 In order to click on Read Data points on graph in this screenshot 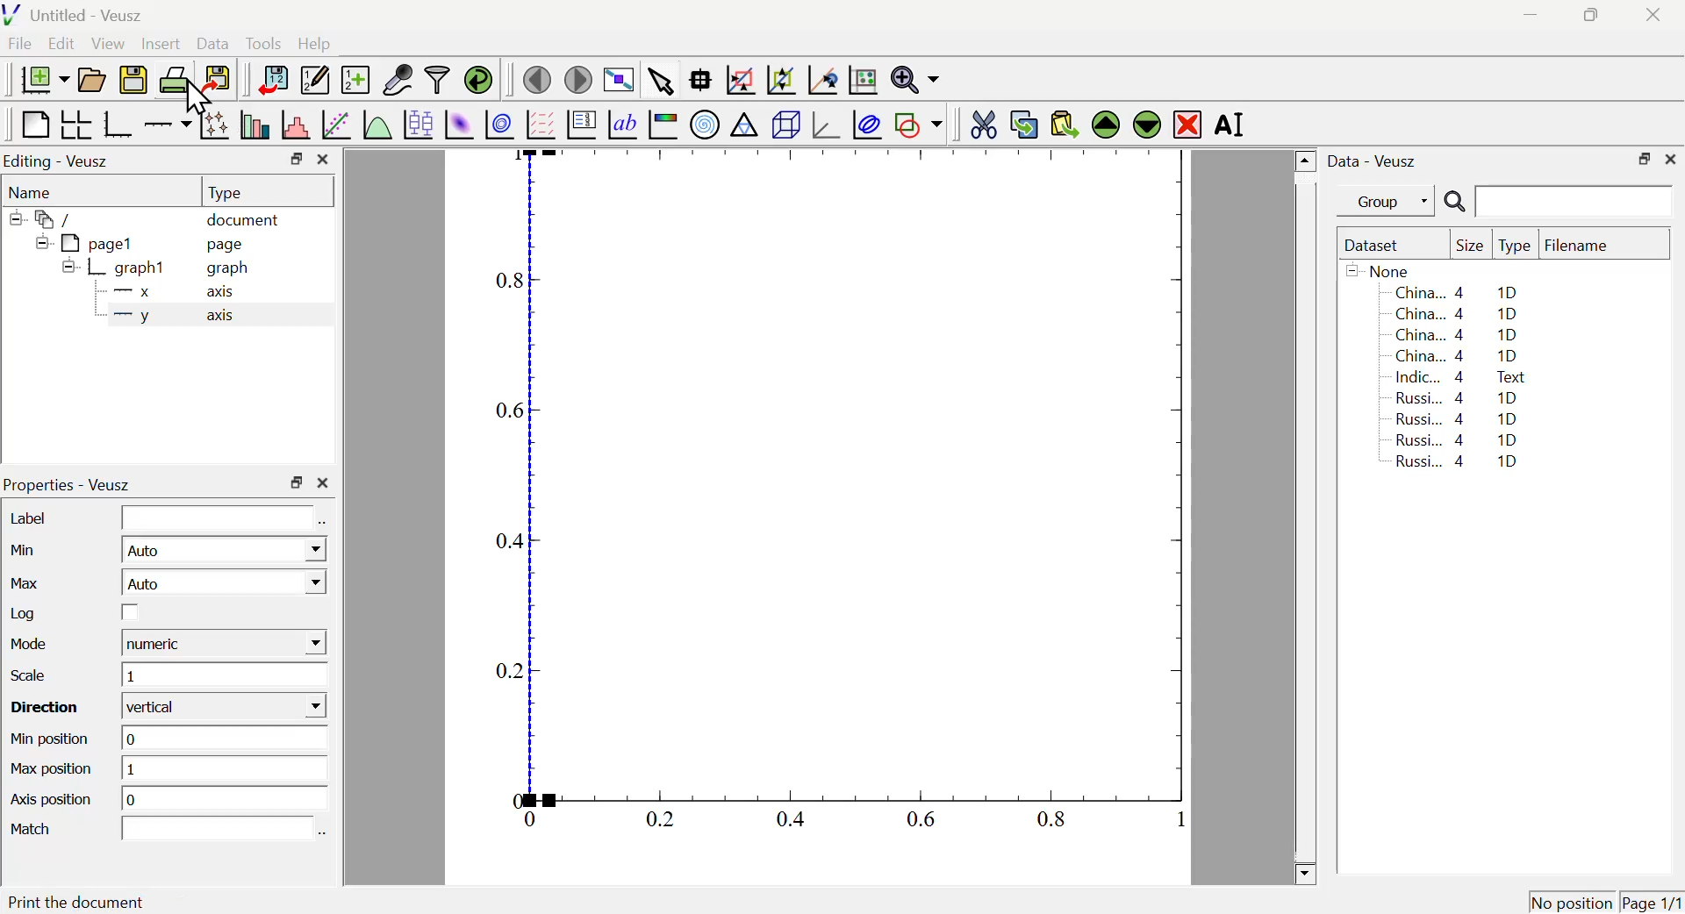, I will do `click(700, 79)`.